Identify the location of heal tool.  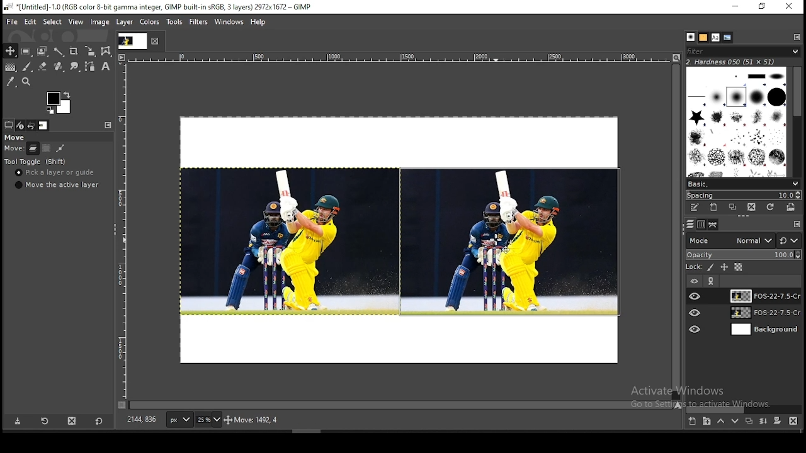
(57, 67).